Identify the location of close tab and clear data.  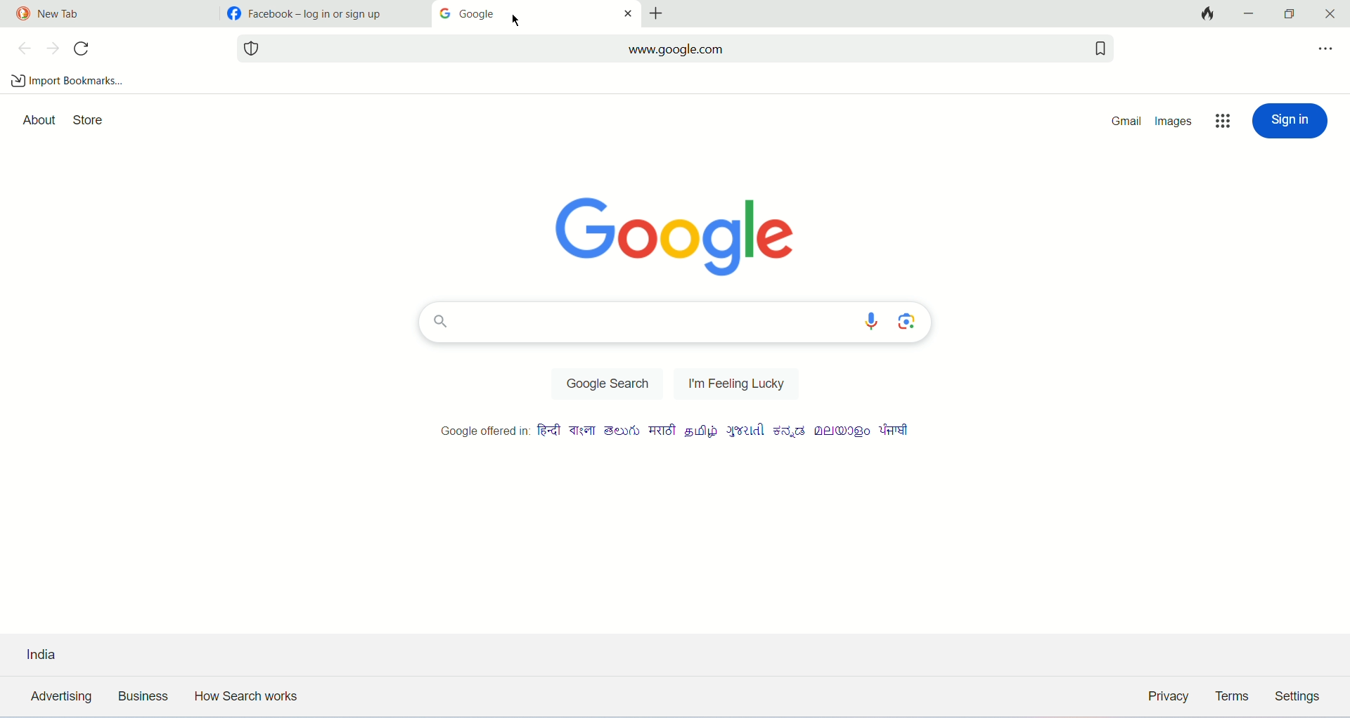
(1209, 13).